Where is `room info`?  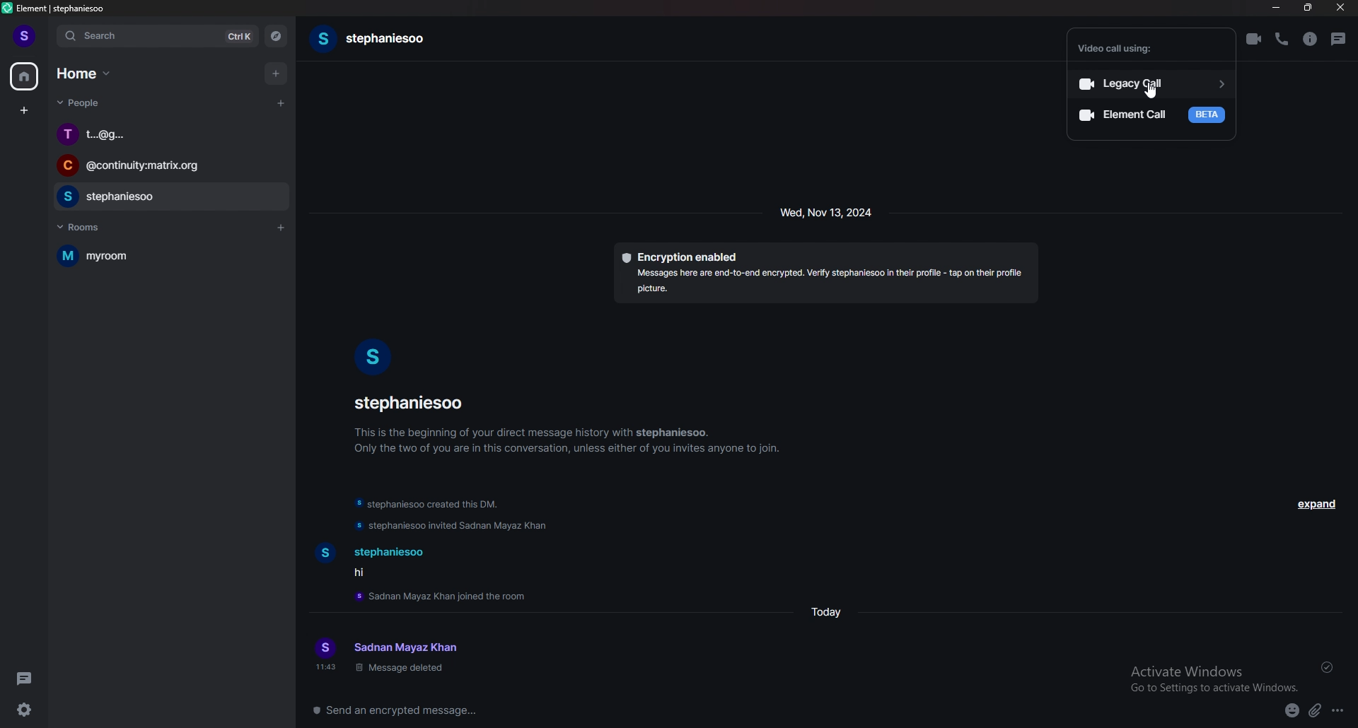 room info is located at coordinates (1310, 39).